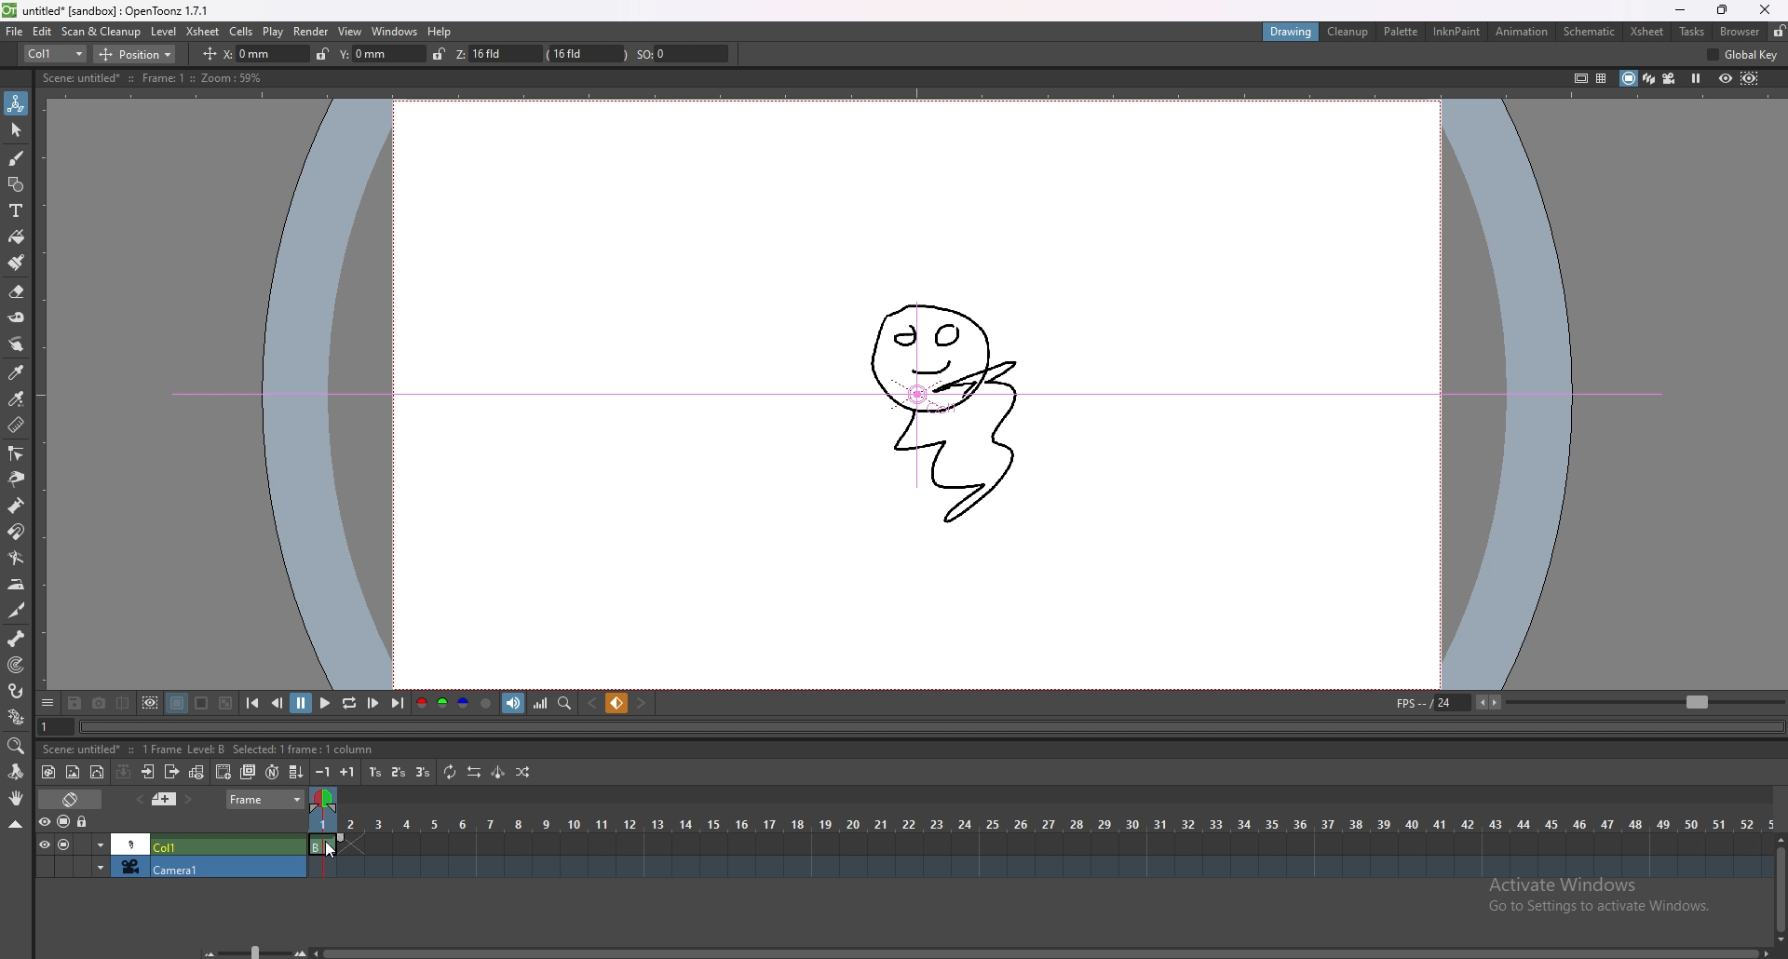 This screenshot has height=959, width=1788. I want to click on histogram, so click(542, 704).